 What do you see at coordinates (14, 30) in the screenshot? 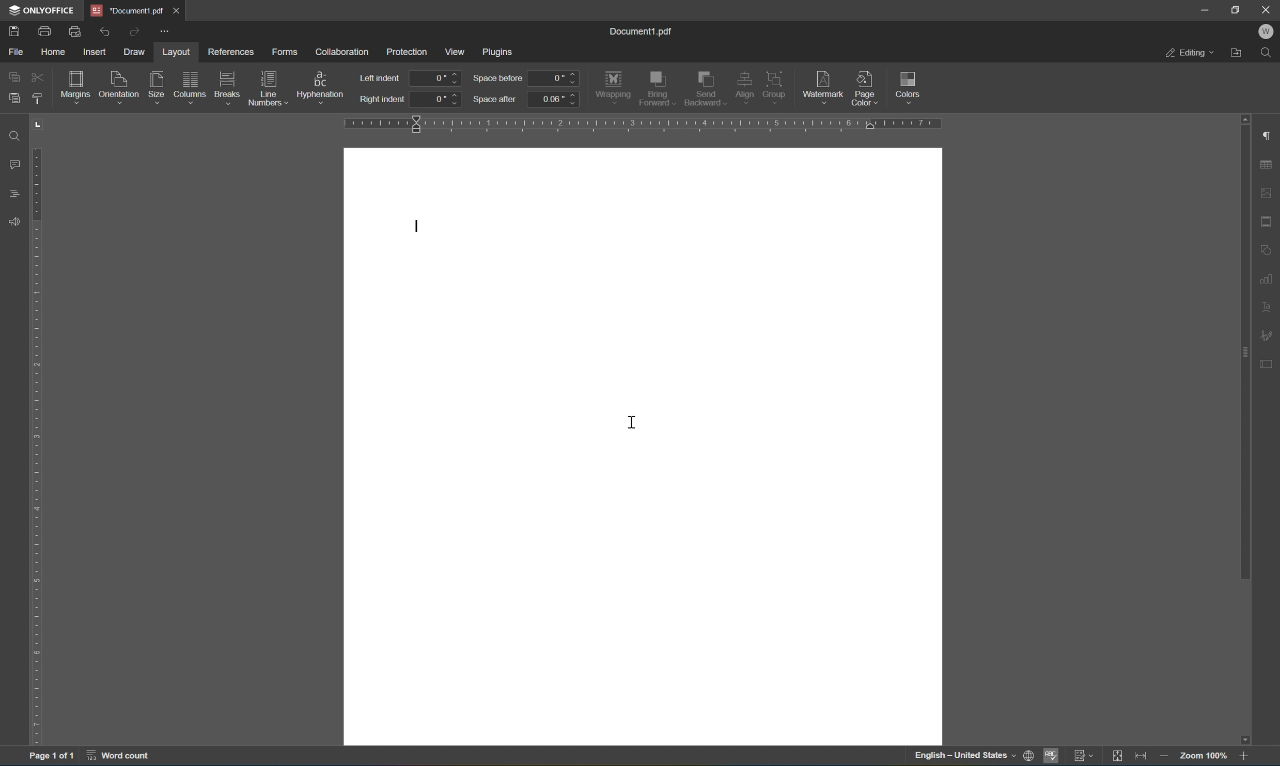
I see `save` at bounding box center [14, 30].